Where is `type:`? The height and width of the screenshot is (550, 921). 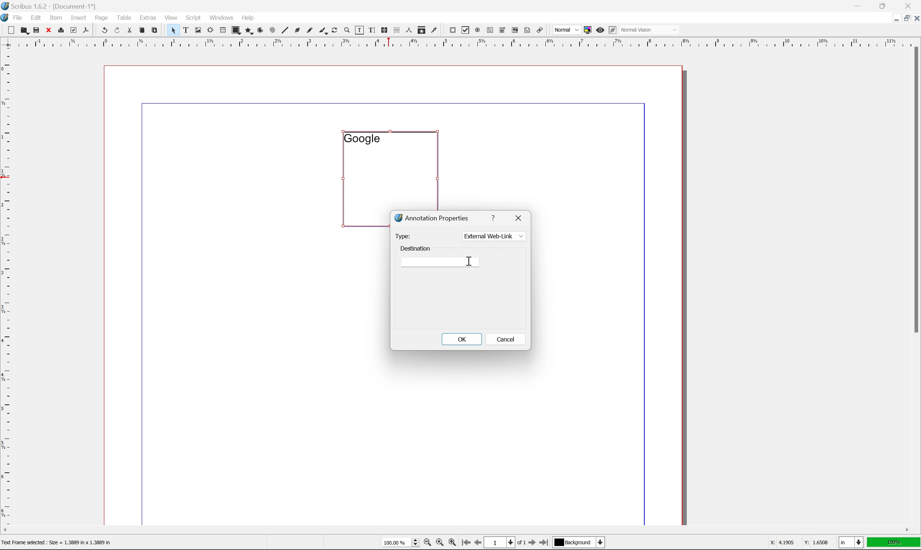
type: is located at coordinates (402, 236).